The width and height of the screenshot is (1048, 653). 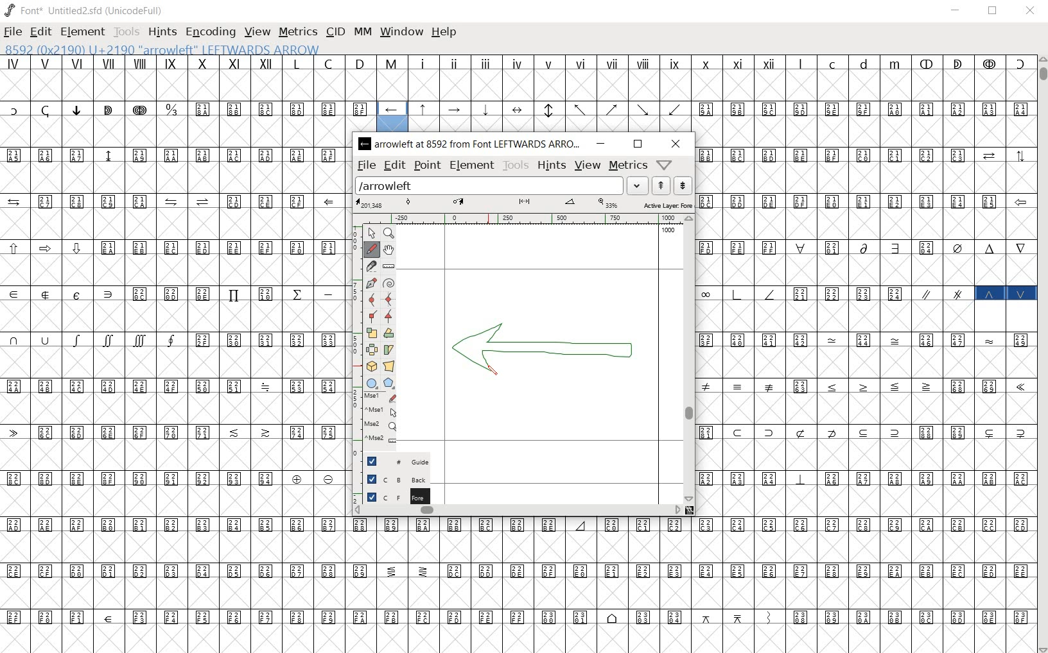 What do you see at coordinates (363, 31) in the screenshot?
I see `mm` at bounding box center [363, 31].